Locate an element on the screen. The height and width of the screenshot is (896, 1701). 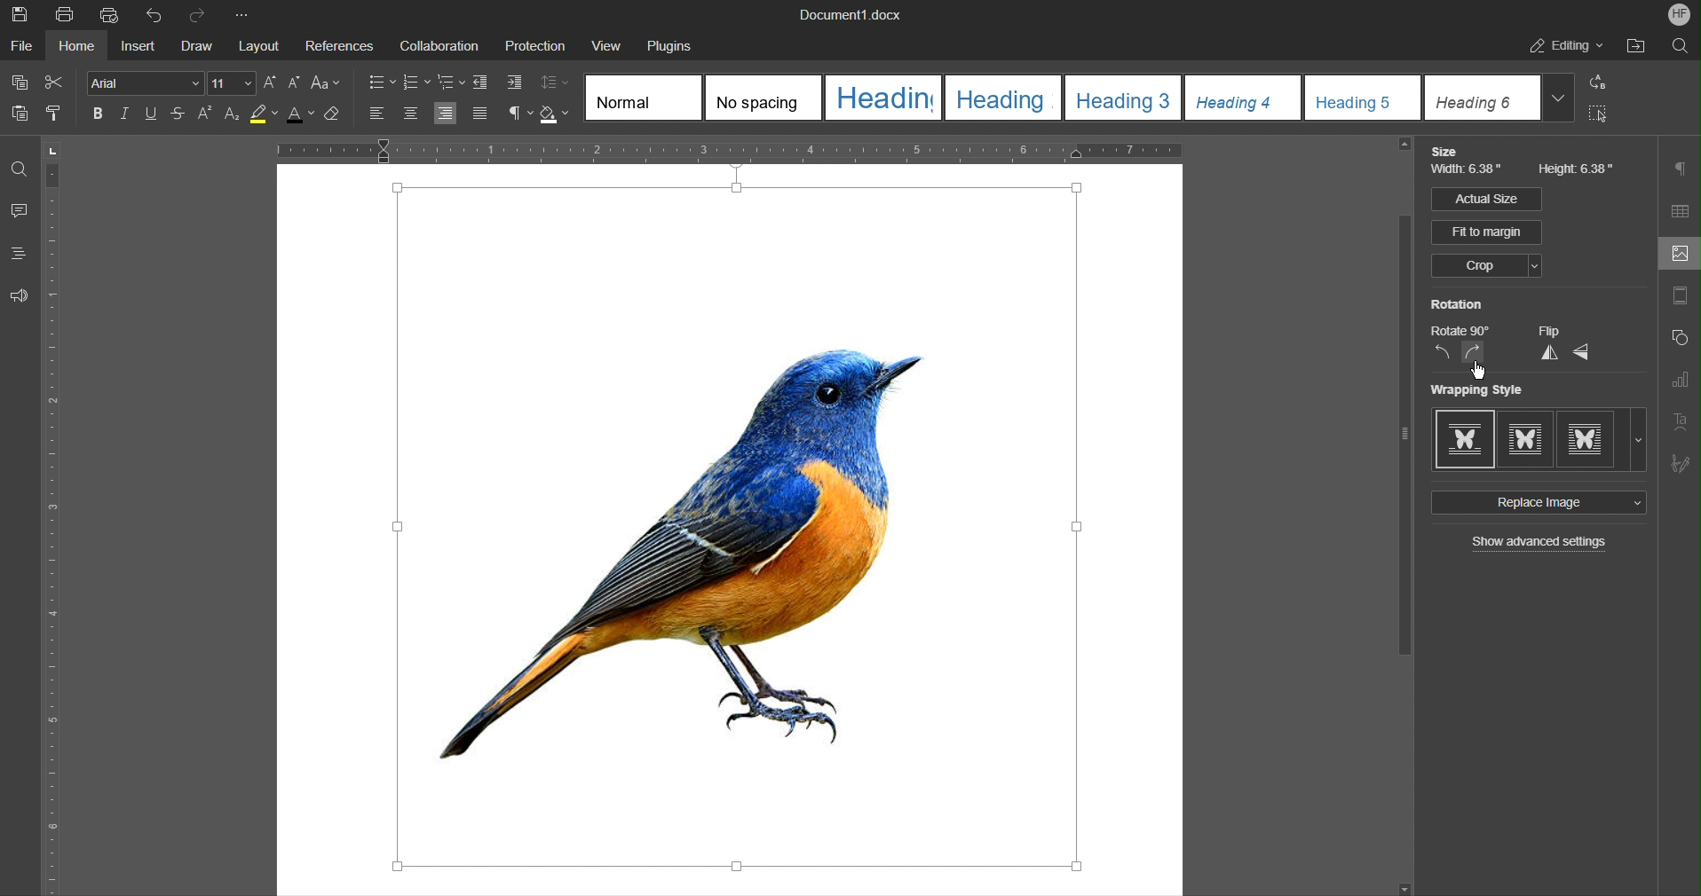
Line Spacing is located at coordinates (554, 83).